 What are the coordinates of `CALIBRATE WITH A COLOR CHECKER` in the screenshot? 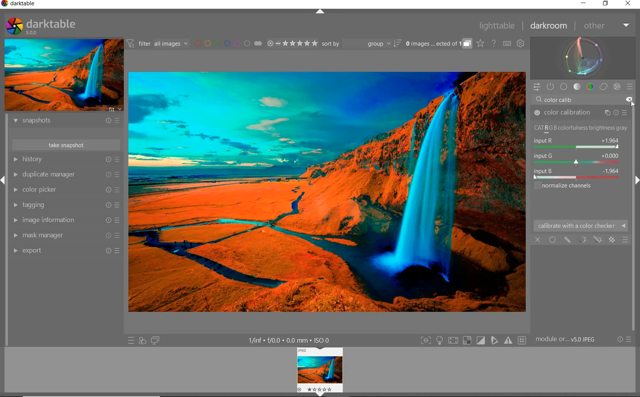 It's located at (581, 225).